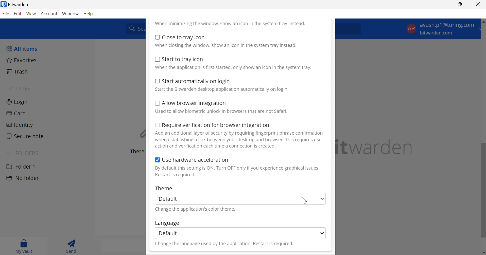 Image resolution: width=486 pixels, height=255 pixels. Describe the element at coordinates (305, 200) in the screenshot. I see `Cursor` at that location.